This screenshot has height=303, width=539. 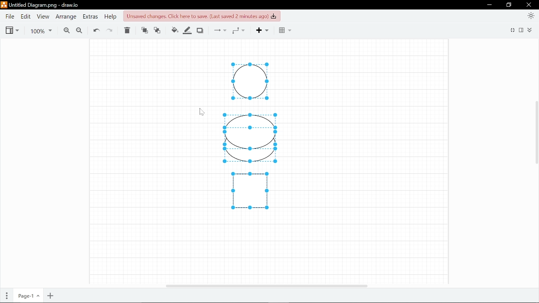 What do you see at coordinates (531, 30) in the screenshot?
I see `Collapse/expand` at bounding box center [531, 30].